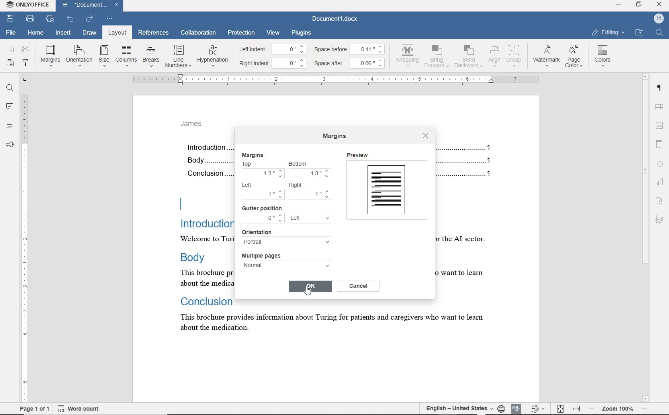 The width and height of the screenshot is (669, 415). Describe the element at coordinates (262, 231) in the screenshot. I see `orientation` at that location.